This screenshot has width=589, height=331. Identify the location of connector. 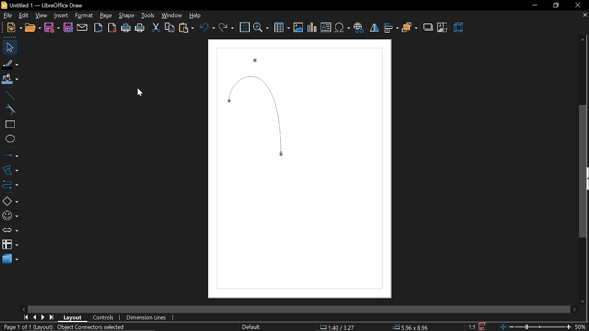
(9, 183).